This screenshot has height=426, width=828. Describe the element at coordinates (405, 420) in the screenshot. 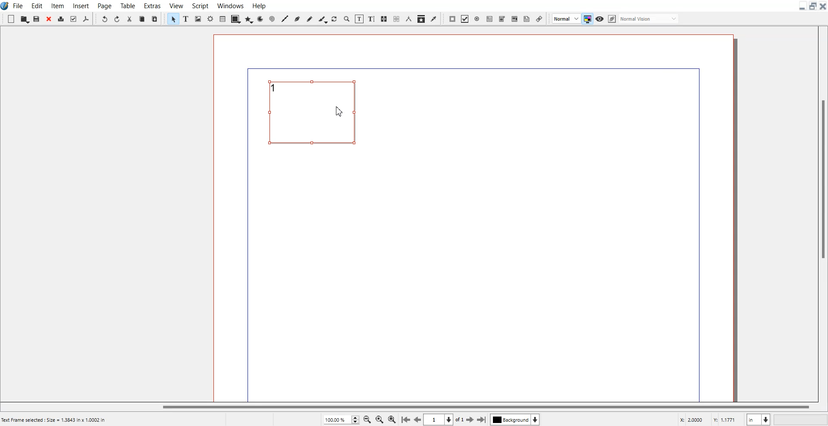

I see `Go to first Page` at that location.